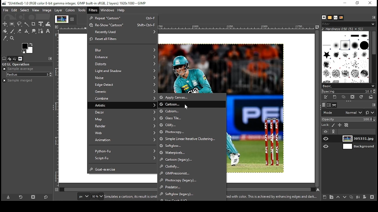 The height and width of the screenshot is (212, 378). Describe the element at coordinates (190, 194) in the screenshot. I see `softglow` at that location.